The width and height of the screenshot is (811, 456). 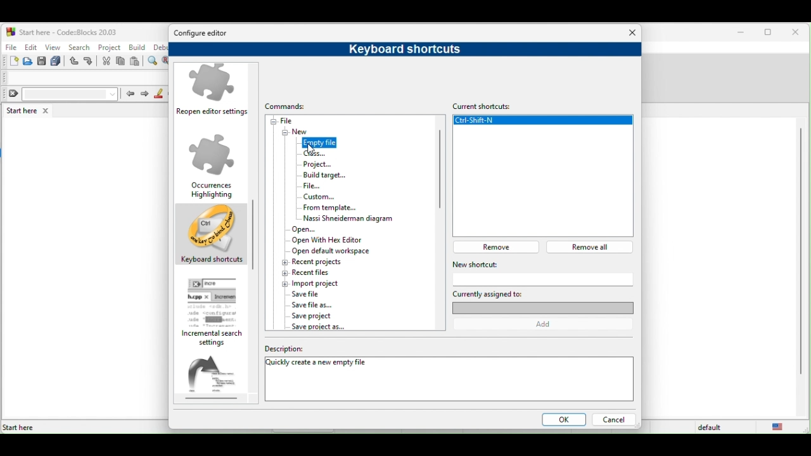 What do you see at coordinates (317, 327) in the screenshot?
I see `save project as` at bounding box center [317, 327].